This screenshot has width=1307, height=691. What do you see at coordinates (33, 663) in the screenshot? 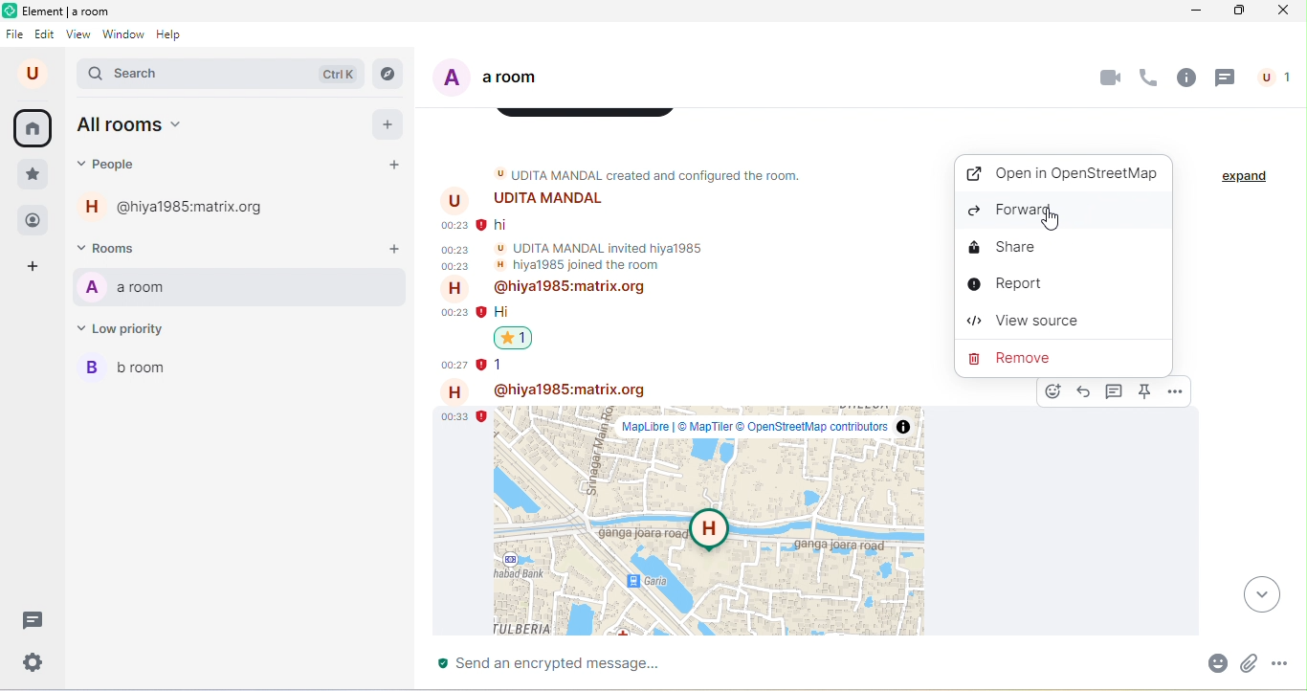
I see `quick settings` at bounding box center [33, 663].